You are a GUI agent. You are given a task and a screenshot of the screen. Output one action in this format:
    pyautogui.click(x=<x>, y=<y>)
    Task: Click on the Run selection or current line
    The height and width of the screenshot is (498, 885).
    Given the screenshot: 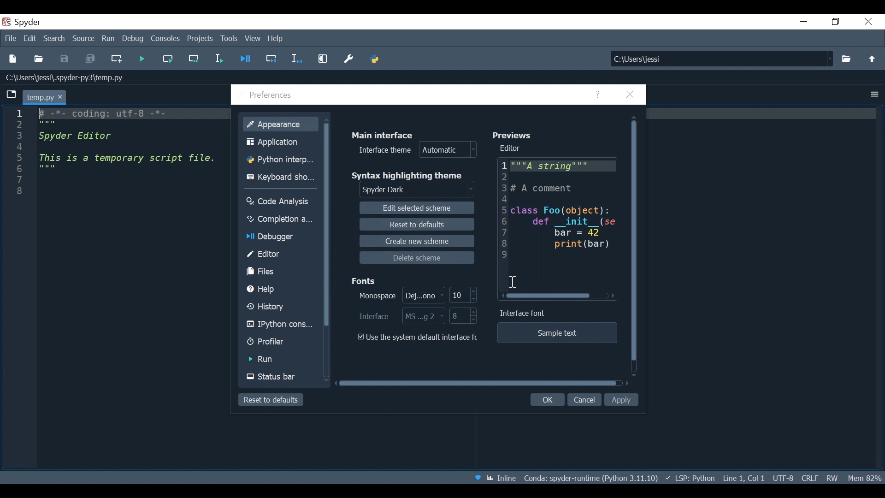 What is the action you would take?
    pyautogui.click(x=219, y=59)
    